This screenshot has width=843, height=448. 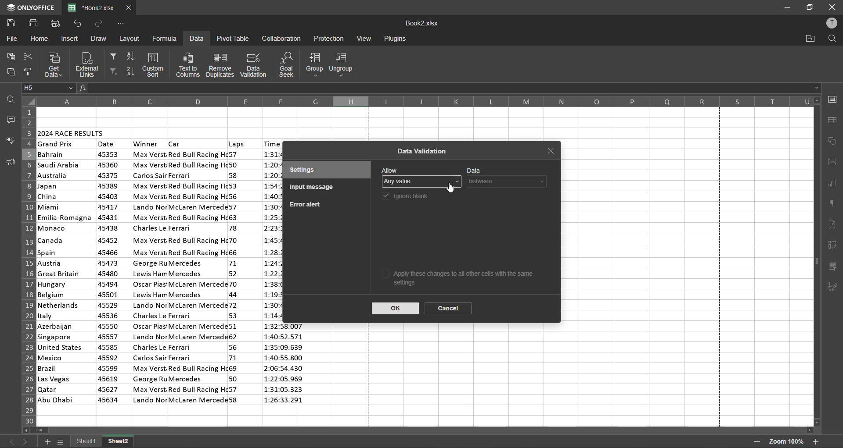 I want to click on file, so click(x=11, y=39).